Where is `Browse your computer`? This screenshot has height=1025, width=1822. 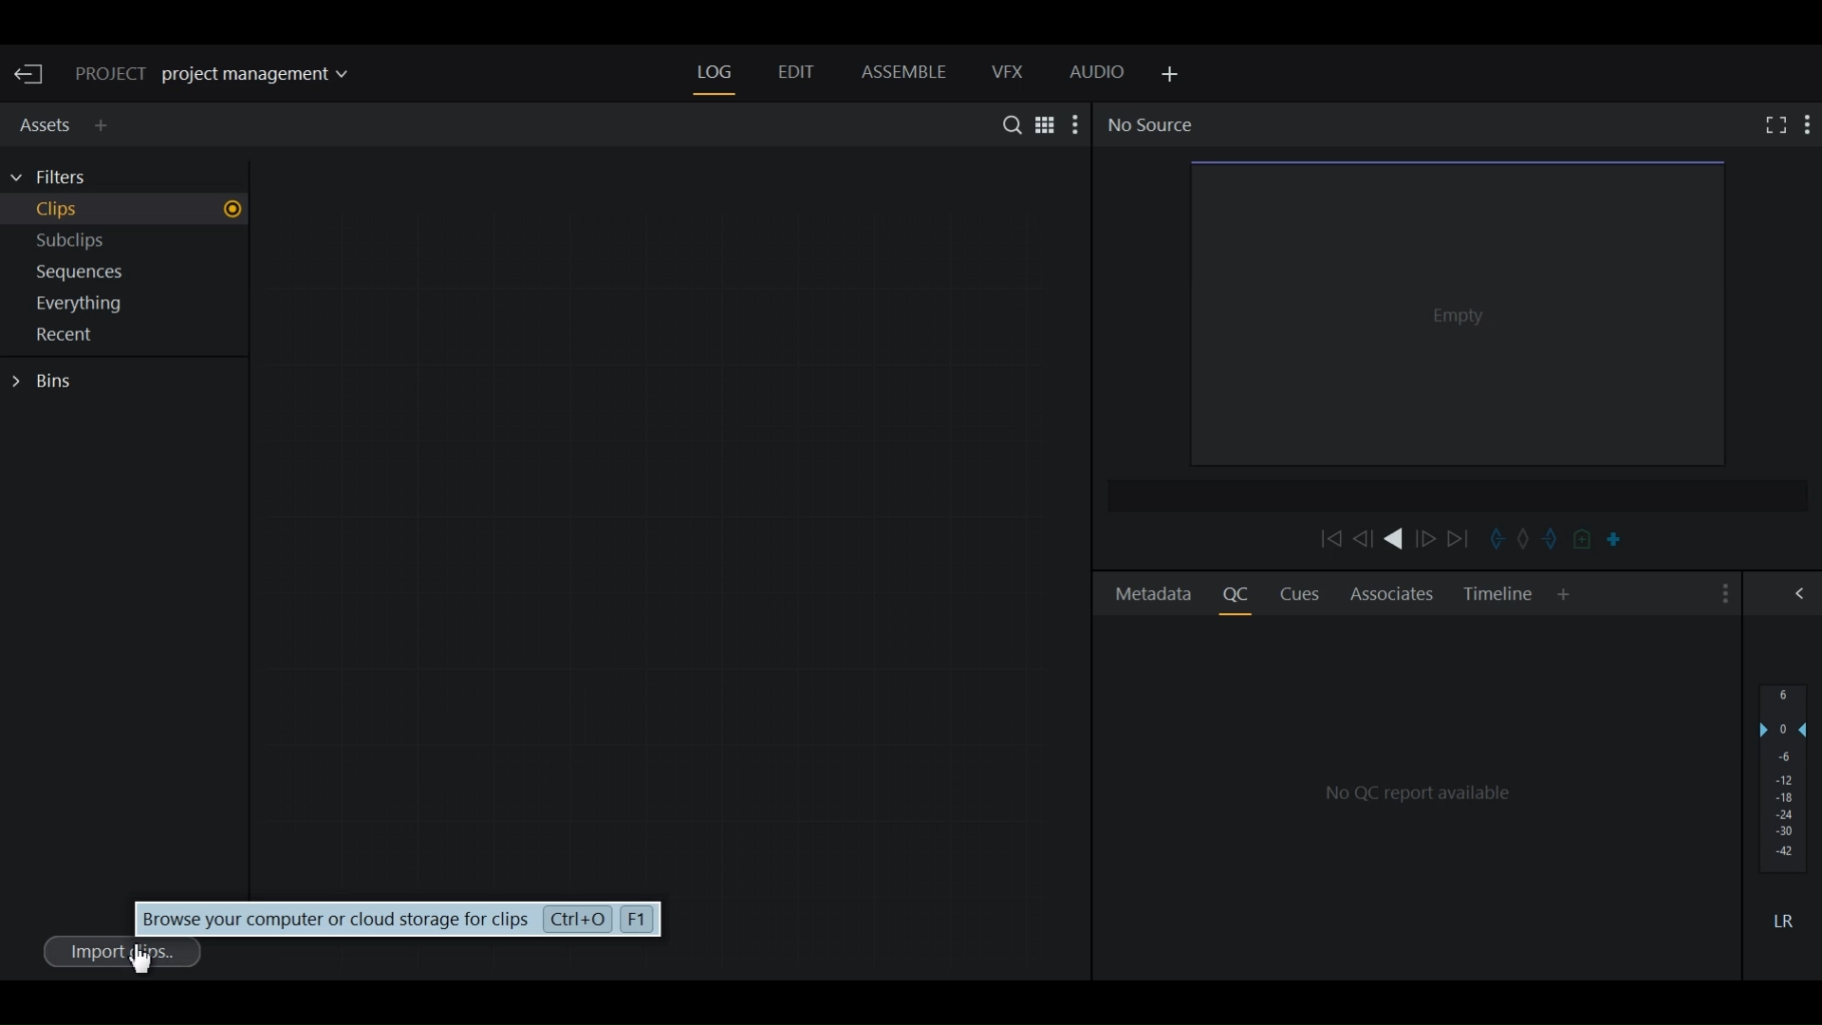
Browse your computer is located at coordinates (400, 918).